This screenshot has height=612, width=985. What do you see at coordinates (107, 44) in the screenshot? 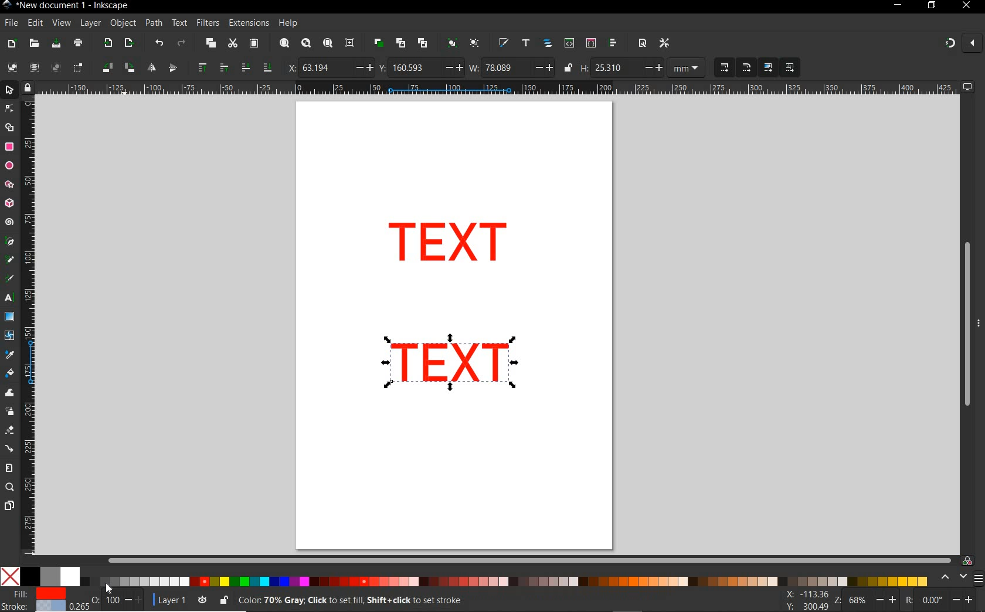
I see `import` at bounding box center [107, 44].